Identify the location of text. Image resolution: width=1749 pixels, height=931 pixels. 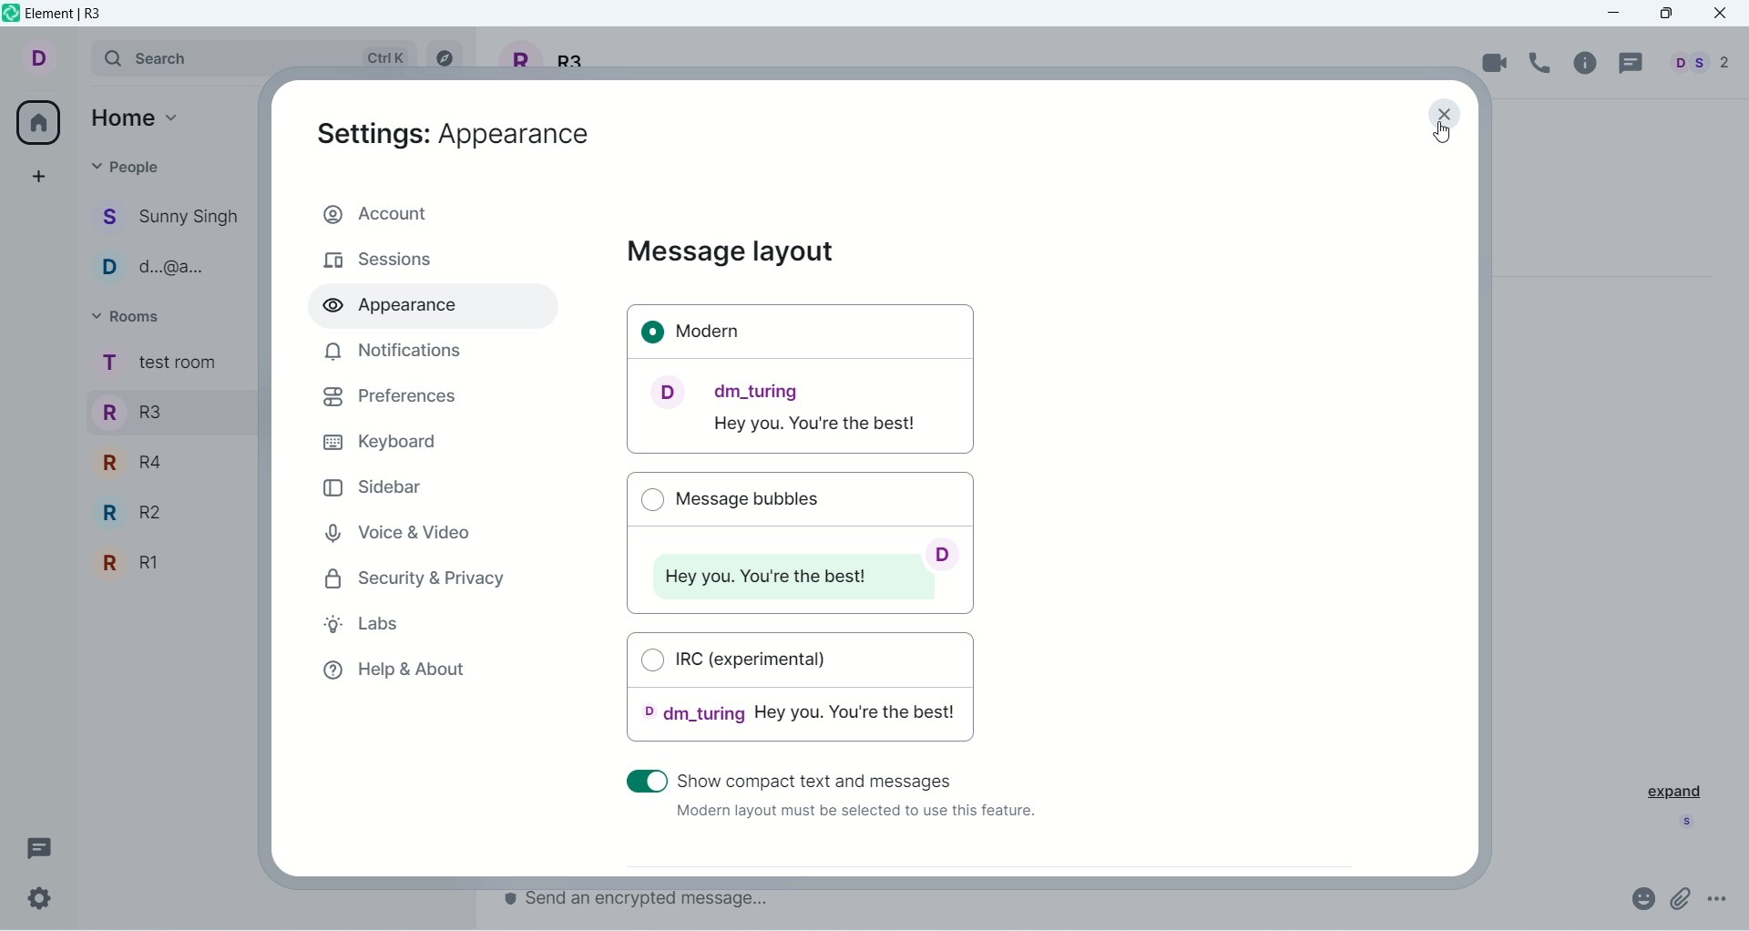
(854, 814).